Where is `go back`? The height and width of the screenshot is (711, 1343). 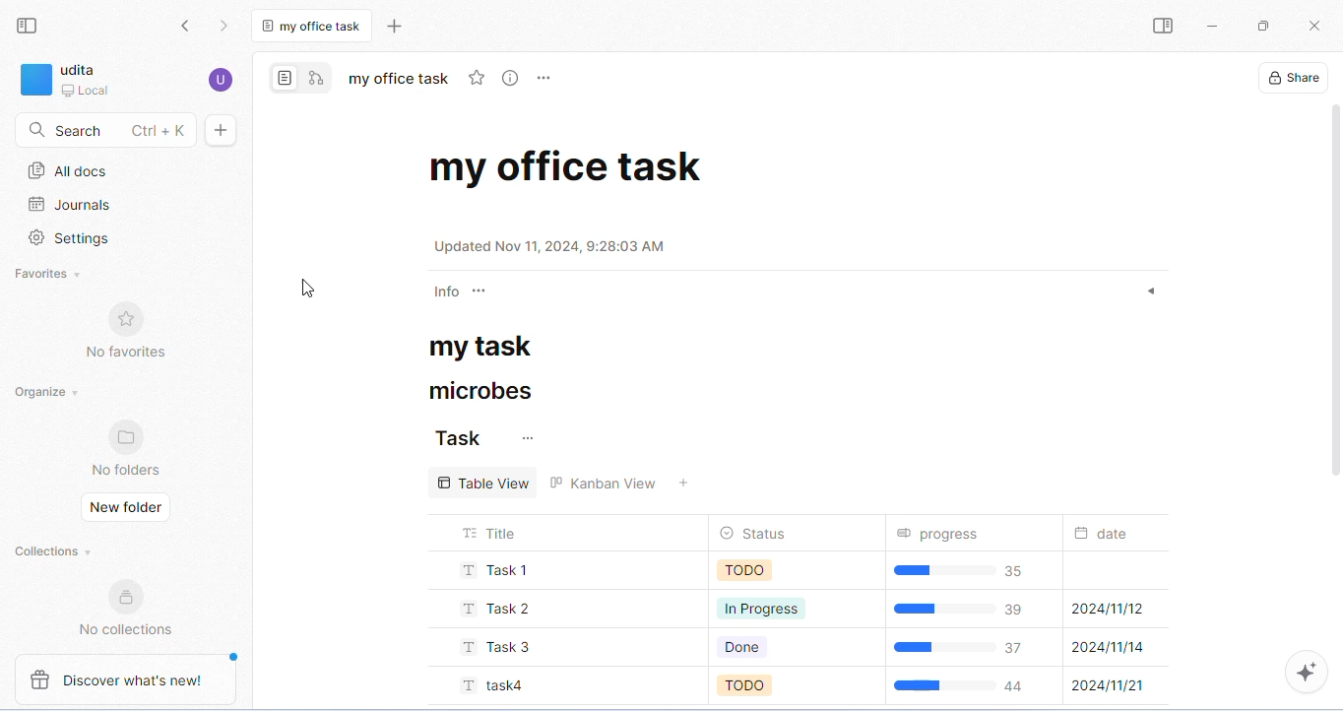
go back is located at coordinates (188, 28).